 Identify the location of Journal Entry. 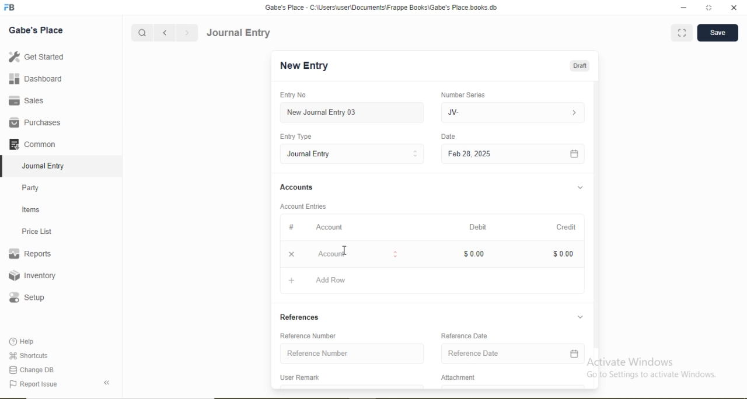
(239, 33).